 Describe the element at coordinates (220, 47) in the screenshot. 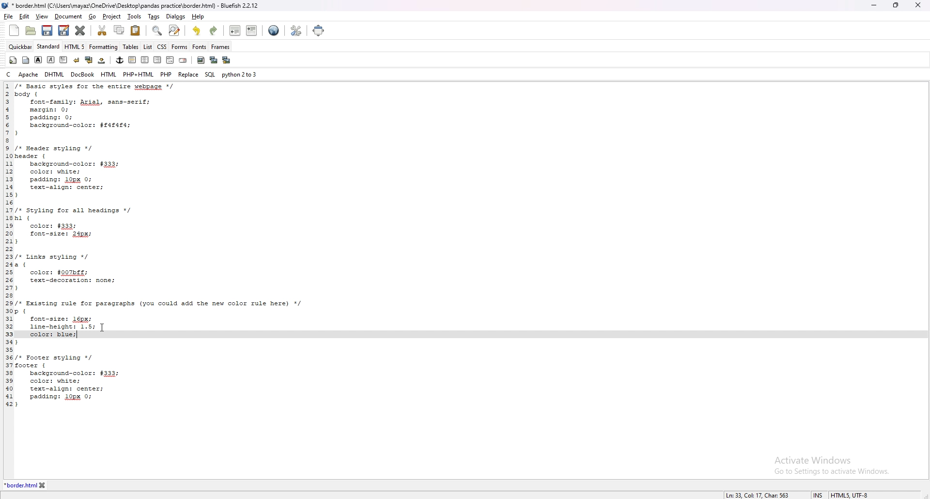

I see `frames` at that location.